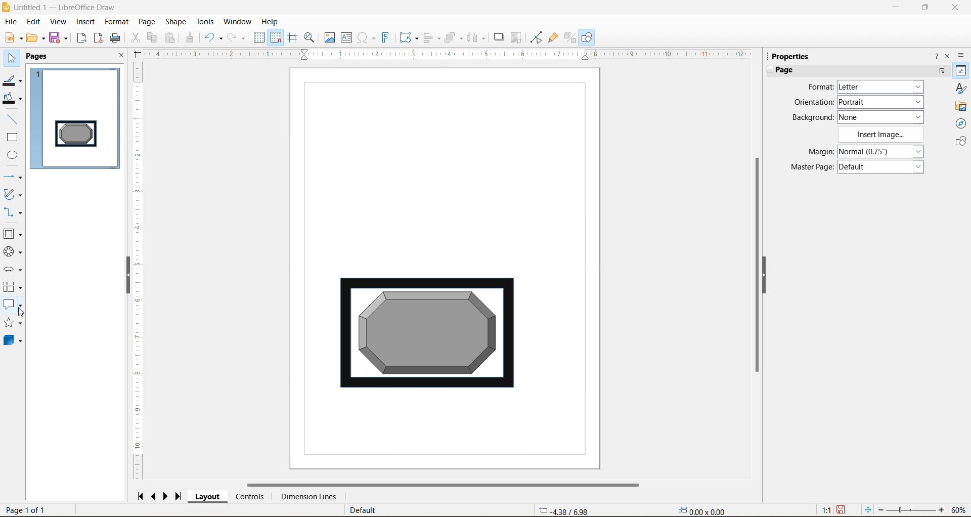 The height and width of the screenshot is (517, 971). Describe the element at coordinates (768, 70) in the screenshot. I see `Expand/Close pane` at that location.